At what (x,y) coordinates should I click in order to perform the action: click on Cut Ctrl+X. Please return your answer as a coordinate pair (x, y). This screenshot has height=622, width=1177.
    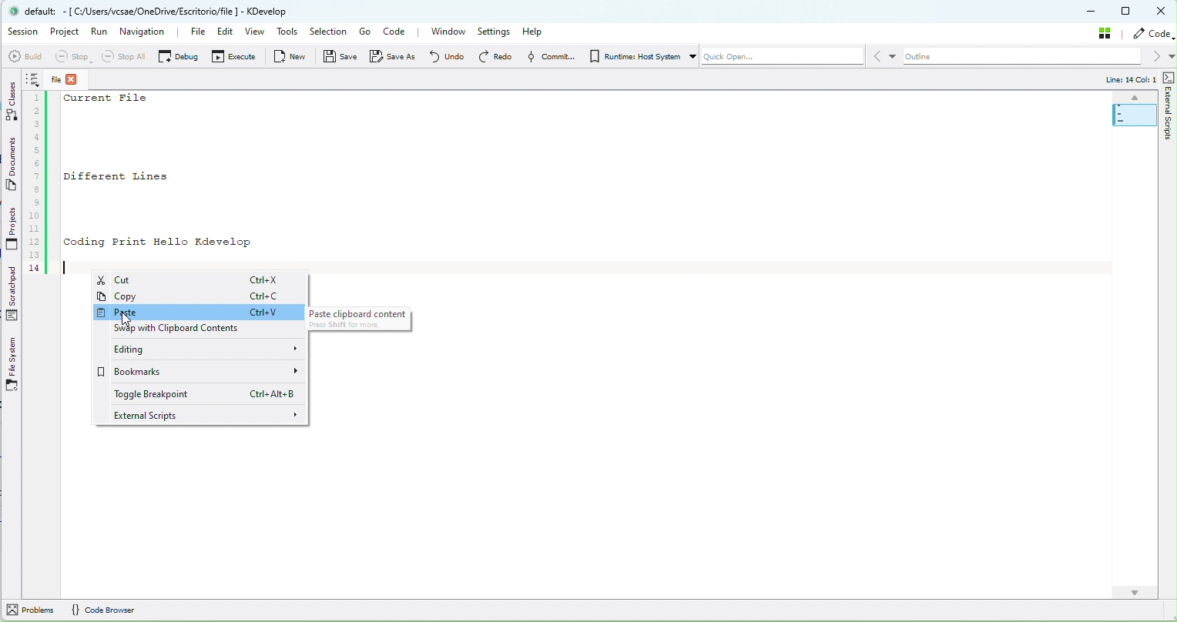
    Looking at the image, I should click on (200, 280).